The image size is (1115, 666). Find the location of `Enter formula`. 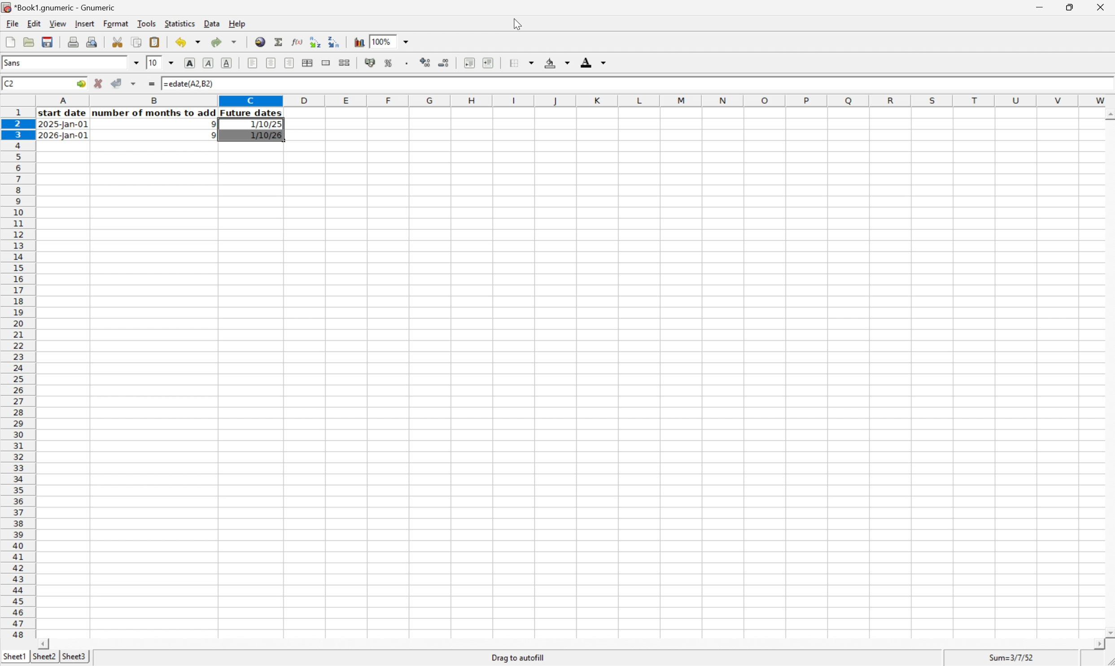

Enter formula is located at coordinates (153, 82).